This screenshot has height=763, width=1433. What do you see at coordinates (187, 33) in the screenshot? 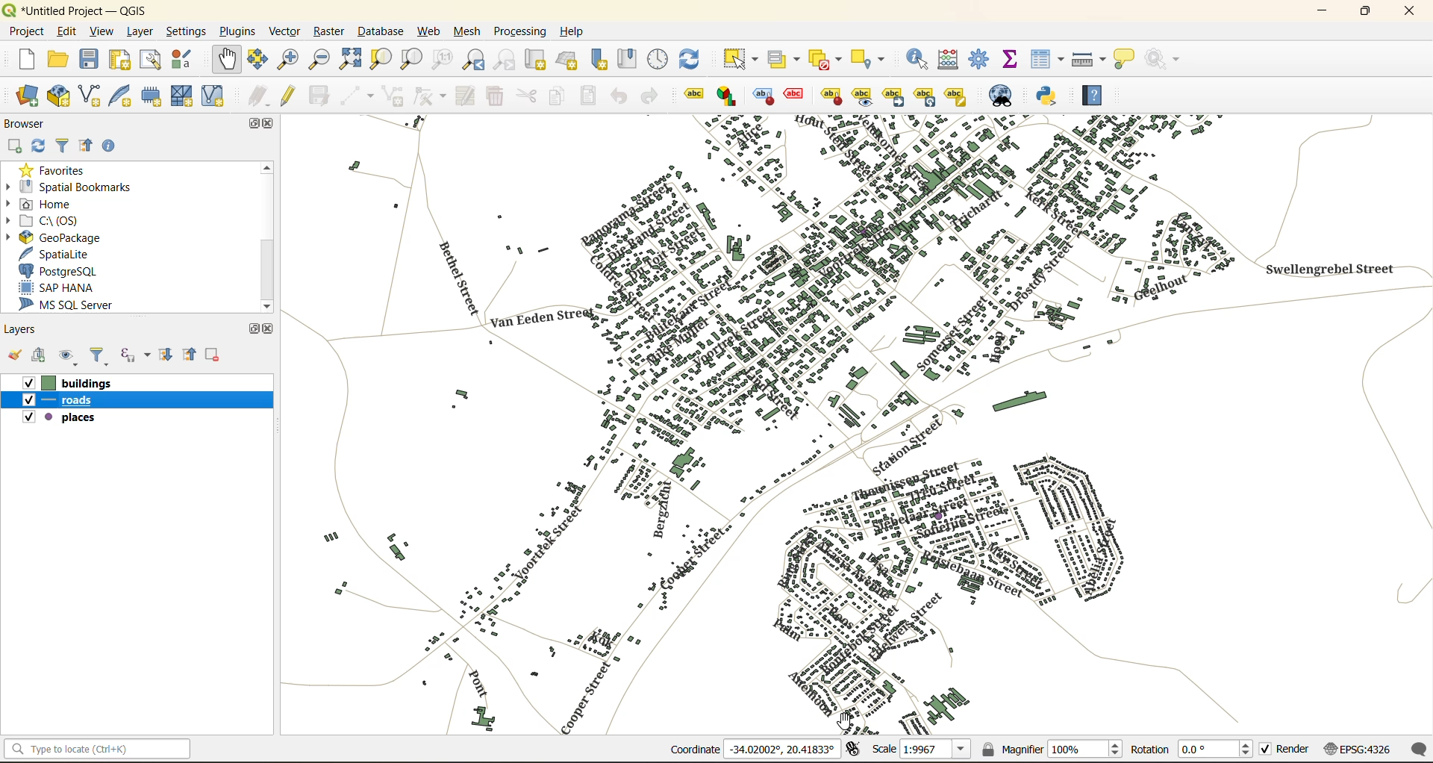
I see `settings` at bounding box center [187, 33].